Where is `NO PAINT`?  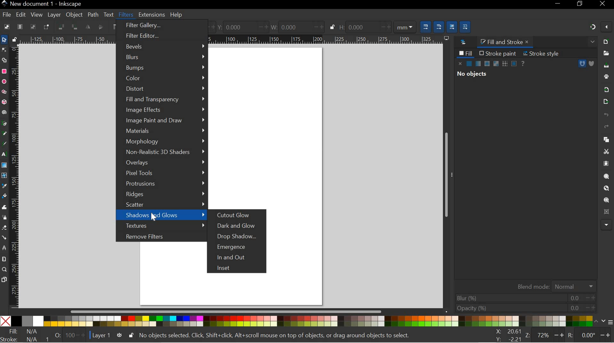 NO PAINT is located at coordinates (460, 64).